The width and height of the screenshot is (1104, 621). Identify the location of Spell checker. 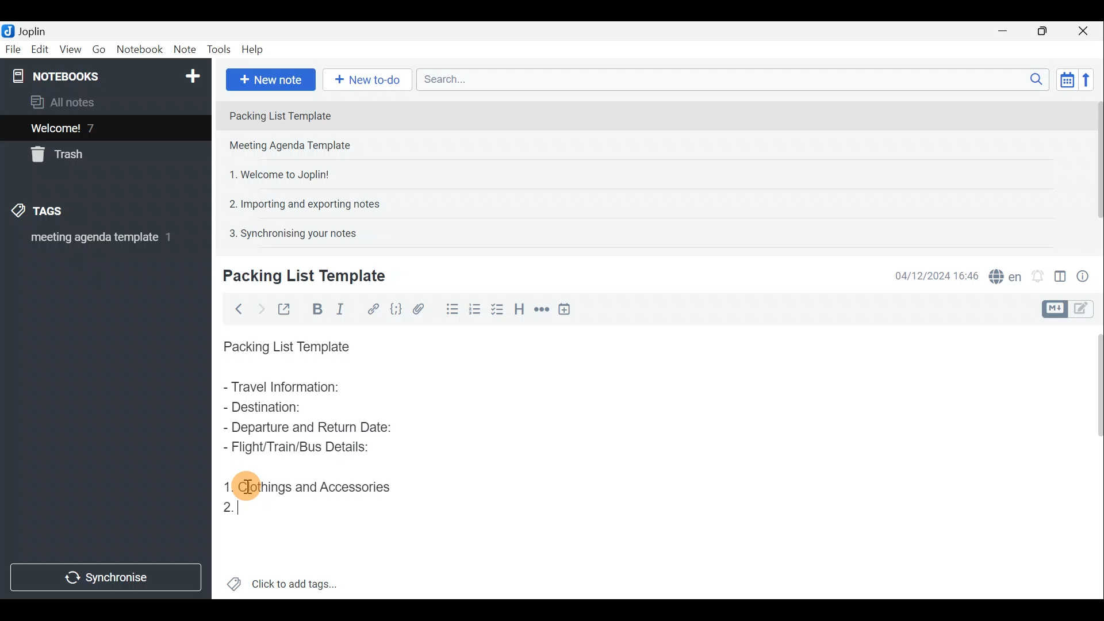
(1002, 274).